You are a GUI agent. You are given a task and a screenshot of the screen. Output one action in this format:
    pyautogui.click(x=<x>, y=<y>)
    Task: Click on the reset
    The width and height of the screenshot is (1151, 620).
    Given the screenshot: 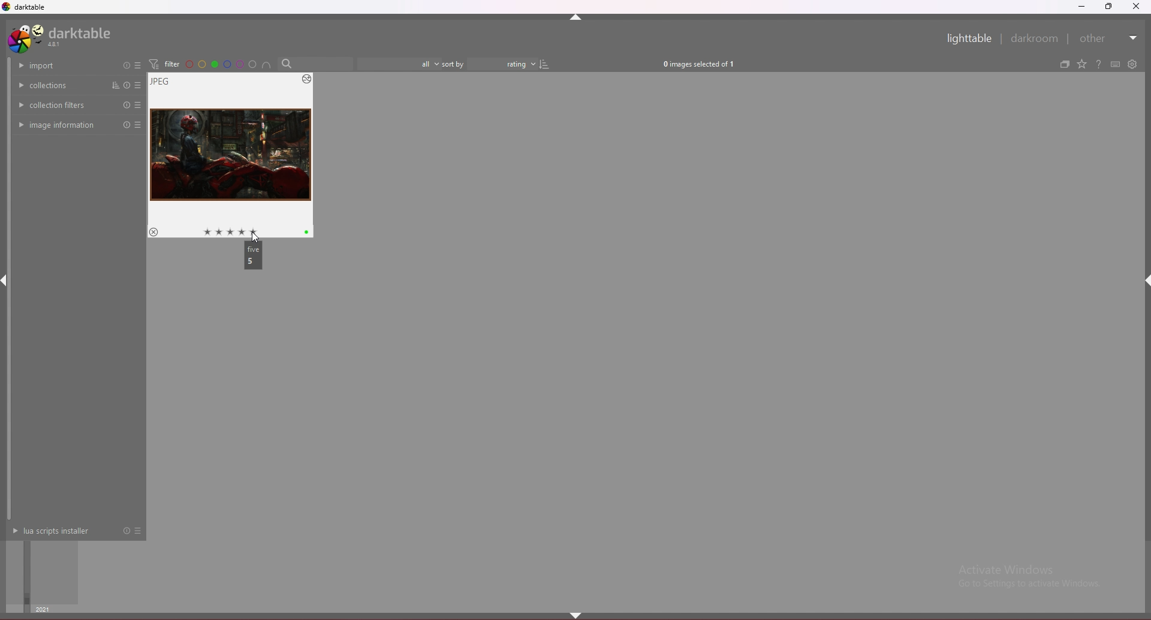 What is the action you would take?
    pyautogui.click(x=126, y=65)
    